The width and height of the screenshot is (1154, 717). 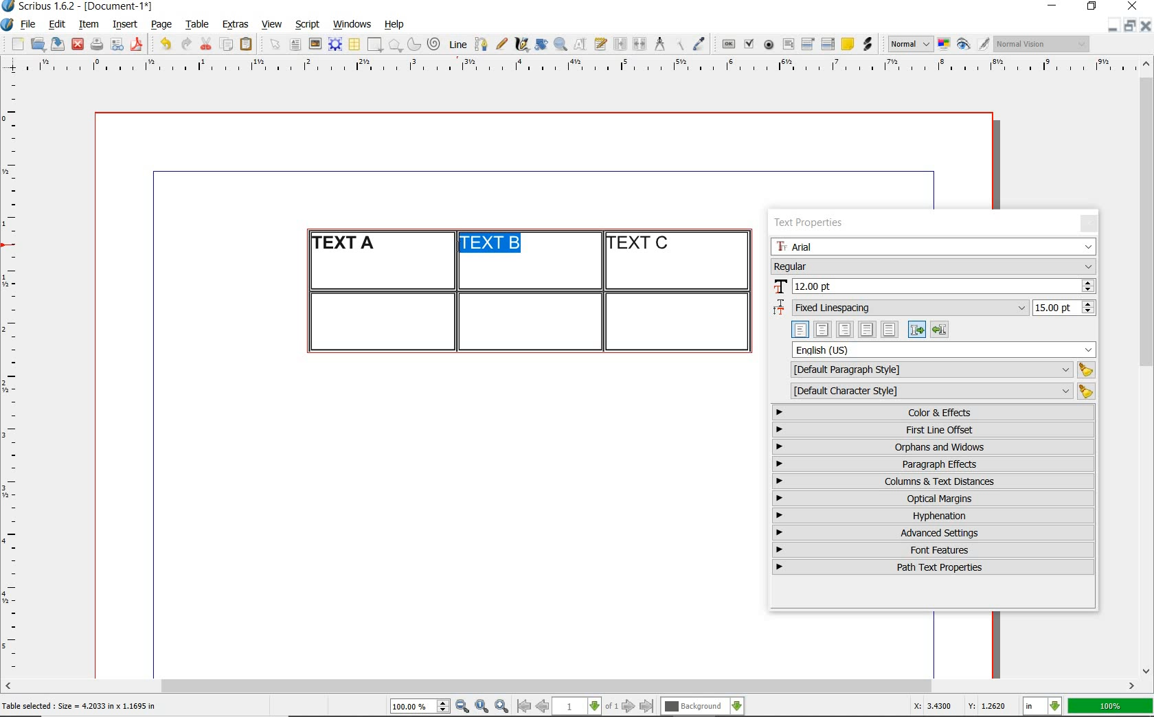 What do you see at coordinates (945, 45) in the screenshot?
I see `toggle color management` at bounding box center [945, 45].